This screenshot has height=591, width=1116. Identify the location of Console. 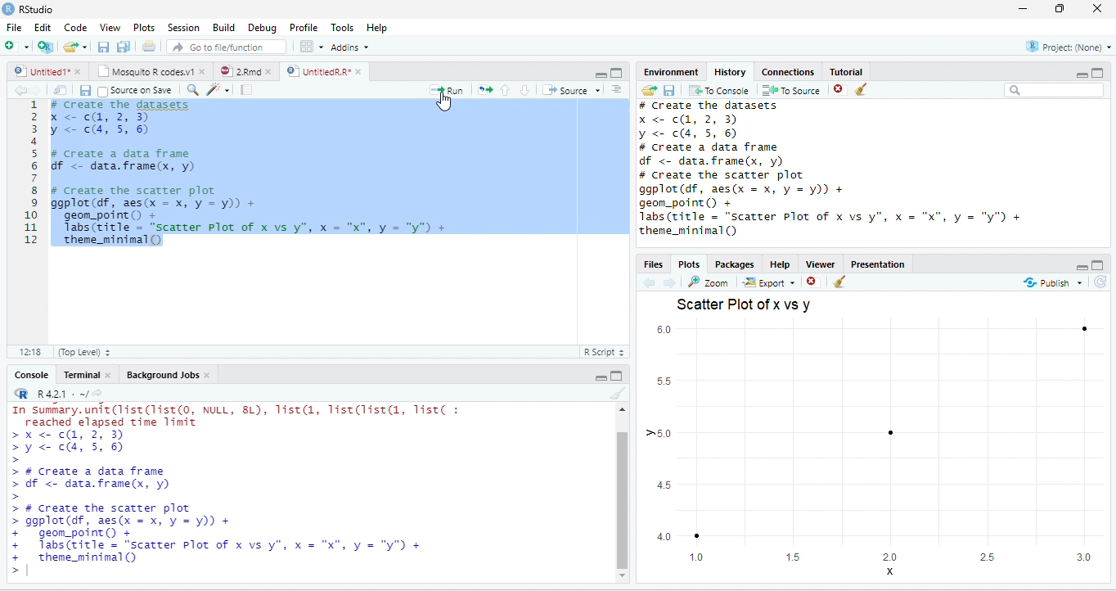
(31, 375).